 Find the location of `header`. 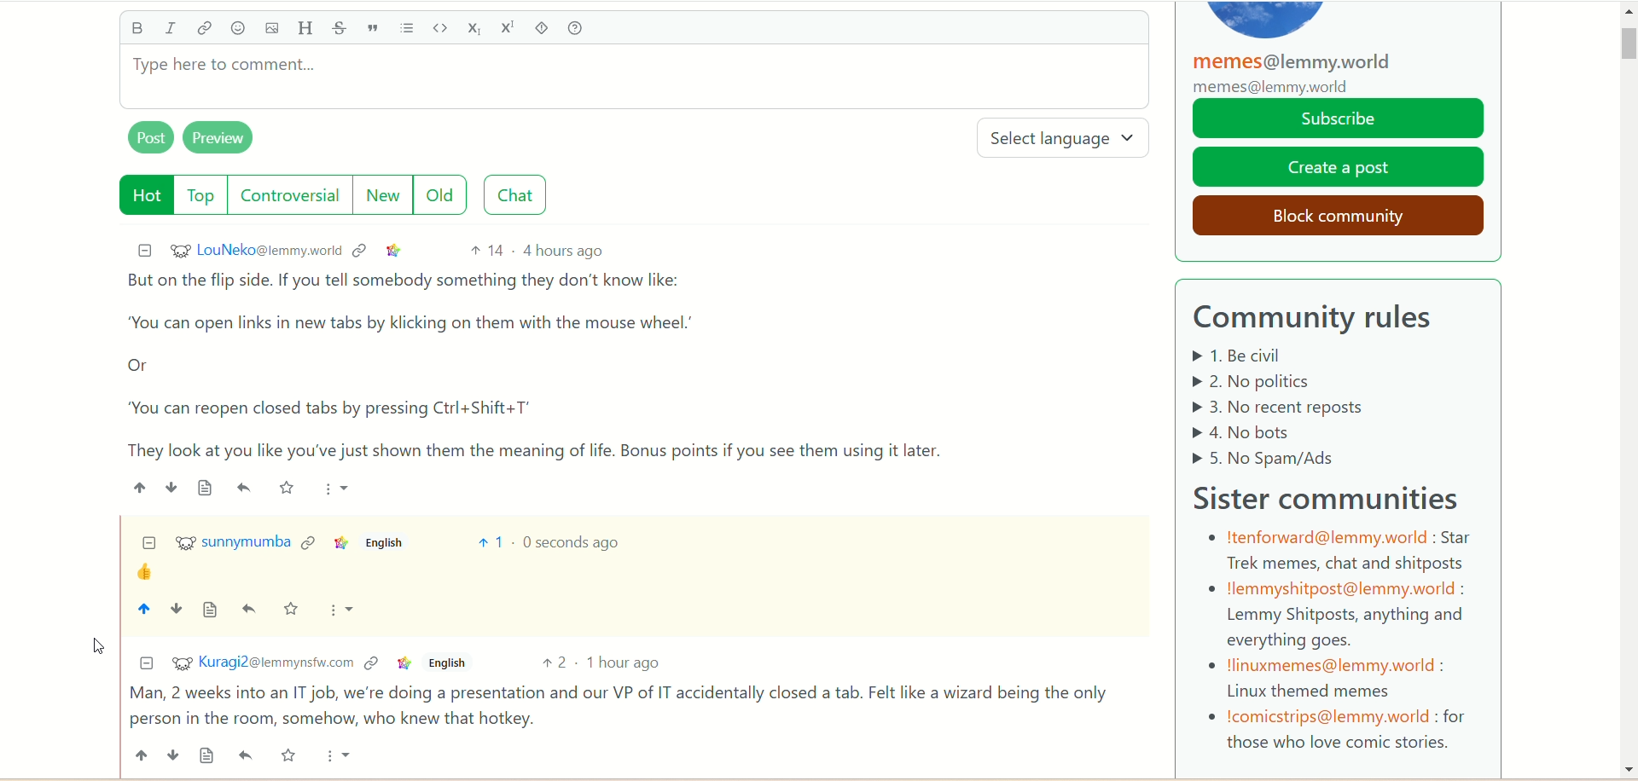

header is located at coordinates (305, 28).